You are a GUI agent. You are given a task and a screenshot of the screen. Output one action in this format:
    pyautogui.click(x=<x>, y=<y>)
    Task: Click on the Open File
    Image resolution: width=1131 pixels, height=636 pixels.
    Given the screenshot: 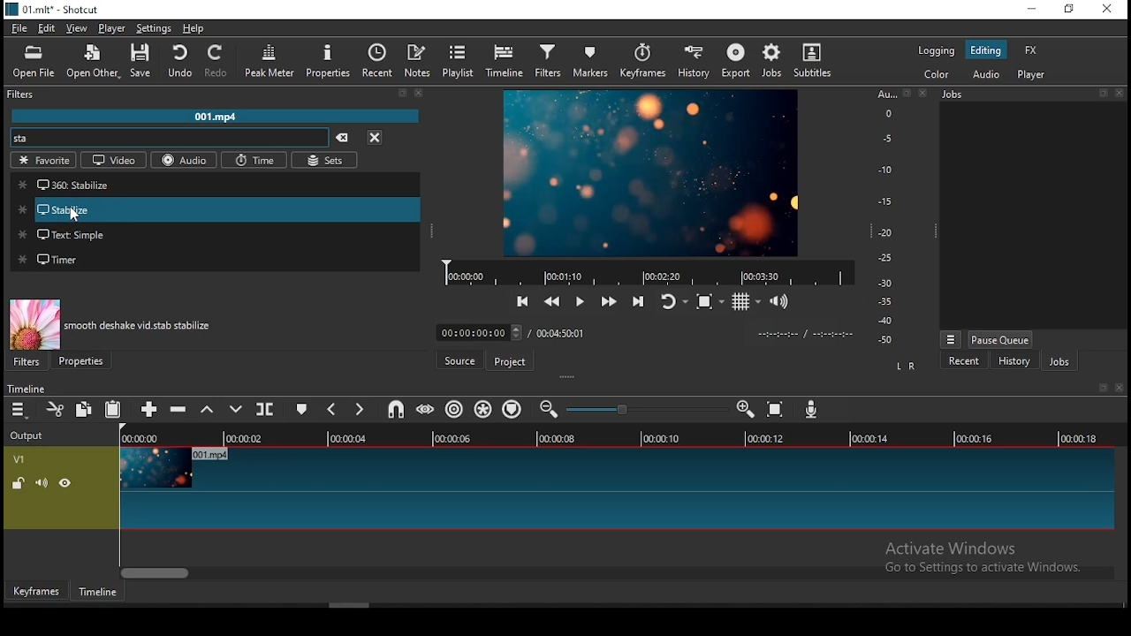 What is the action you would take?
    pyautogui.click(x=31, y=64)
    